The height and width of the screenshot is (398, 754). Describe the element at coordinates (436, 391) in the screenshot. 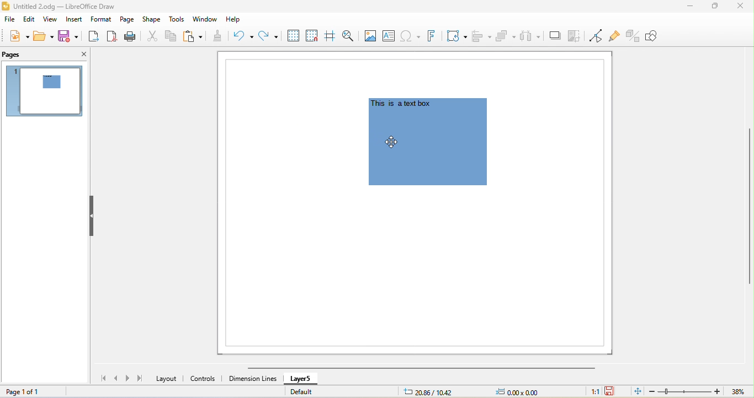

I see `20.86/10.42` at that location.